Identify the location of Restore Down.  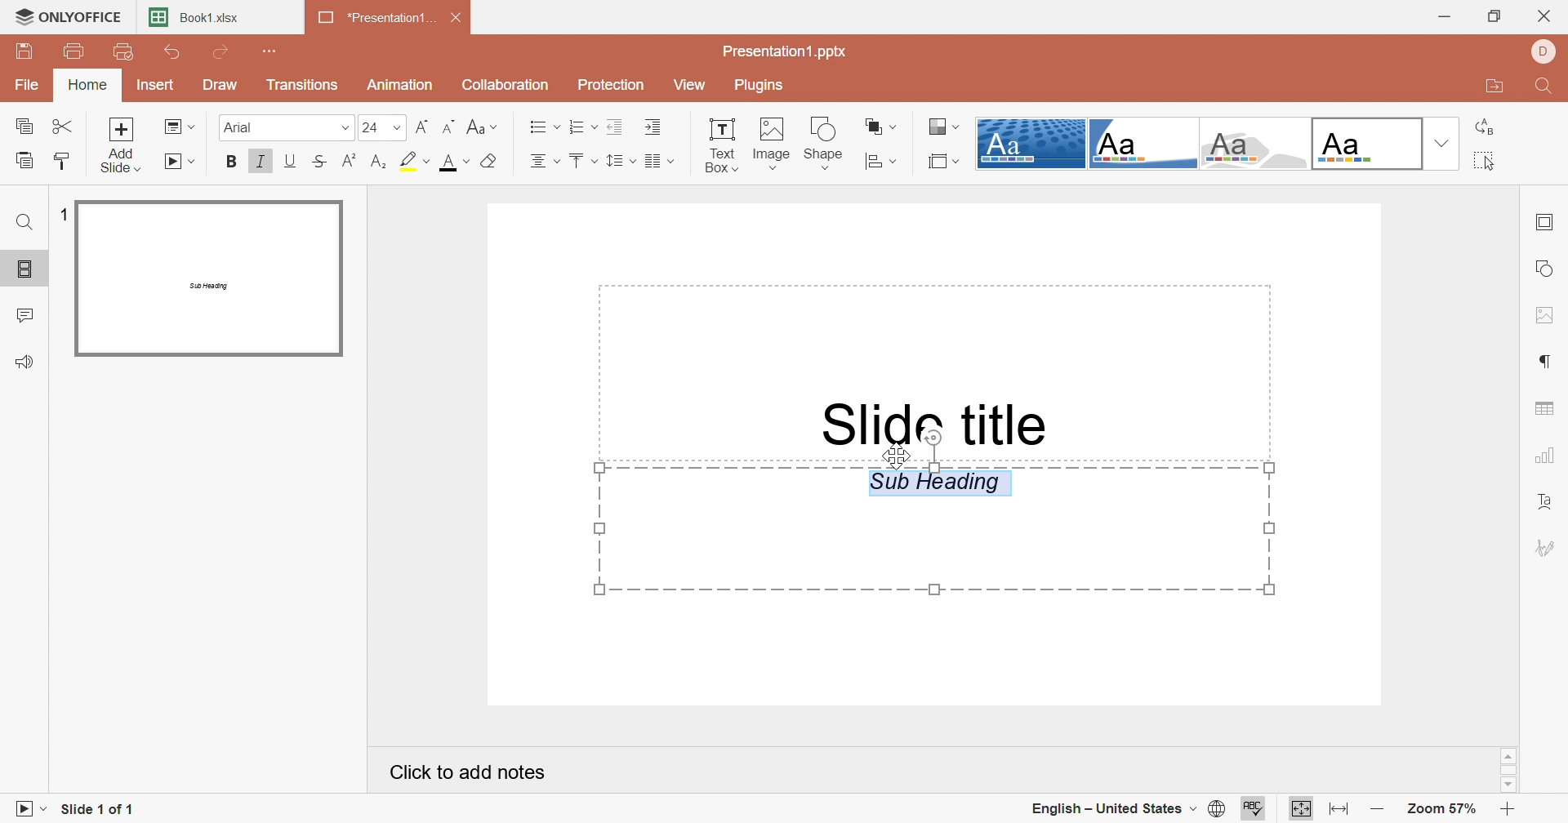
(1497, 17).